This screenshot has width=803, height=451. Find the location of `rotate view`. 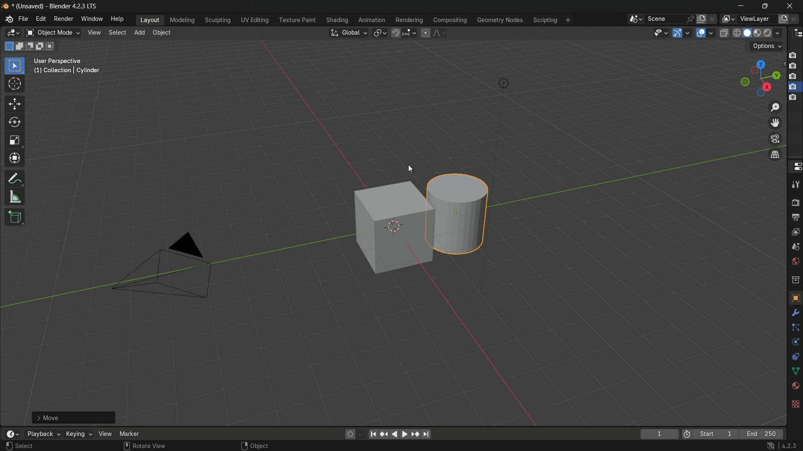

rotate view is located at coordinates (149, 446).